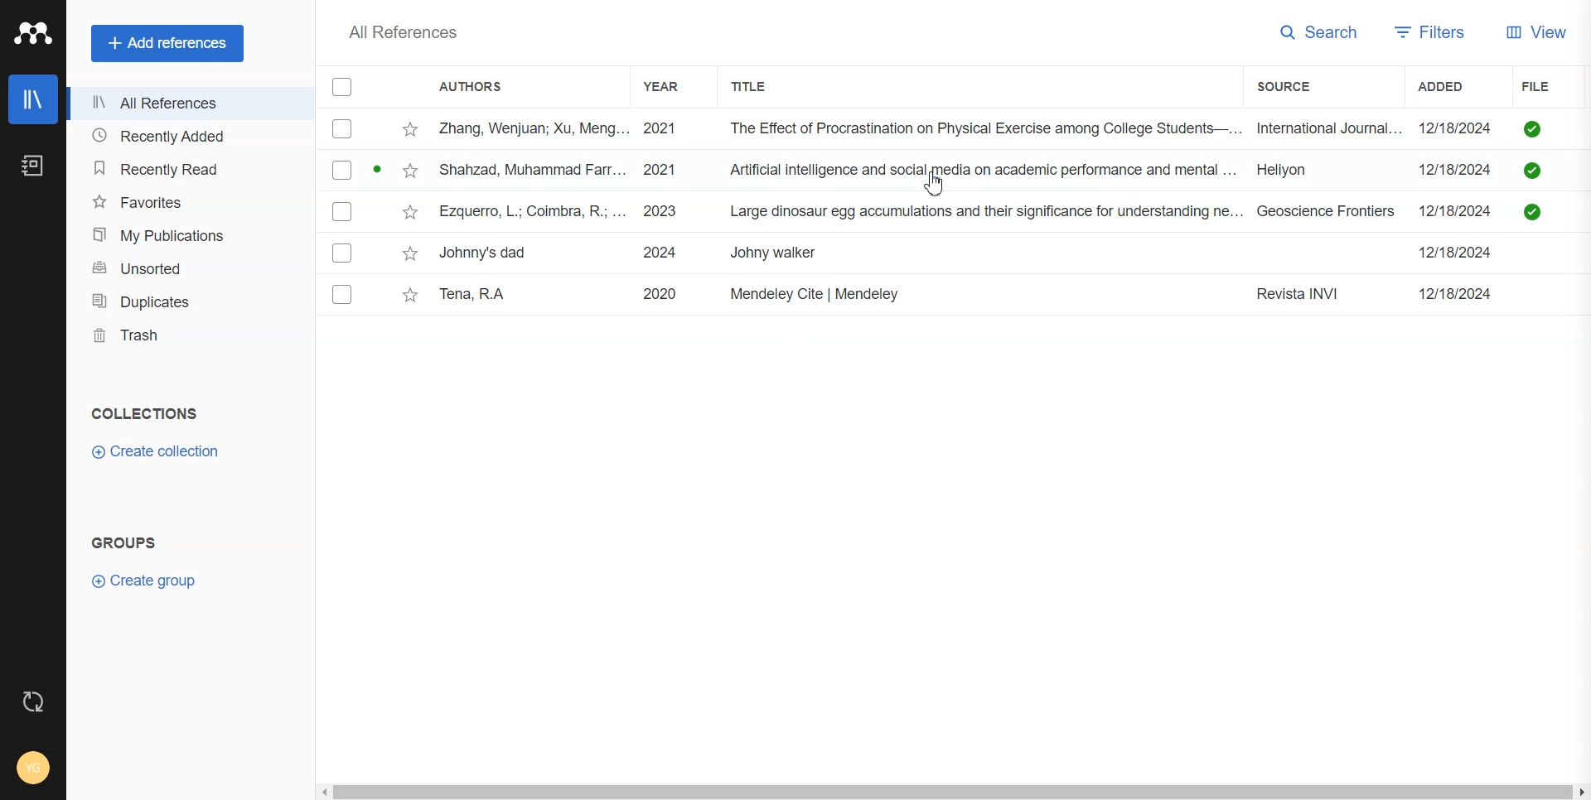 This screenshot has width=1591, height=800. I want to click on Create Group, so click(152, 581).